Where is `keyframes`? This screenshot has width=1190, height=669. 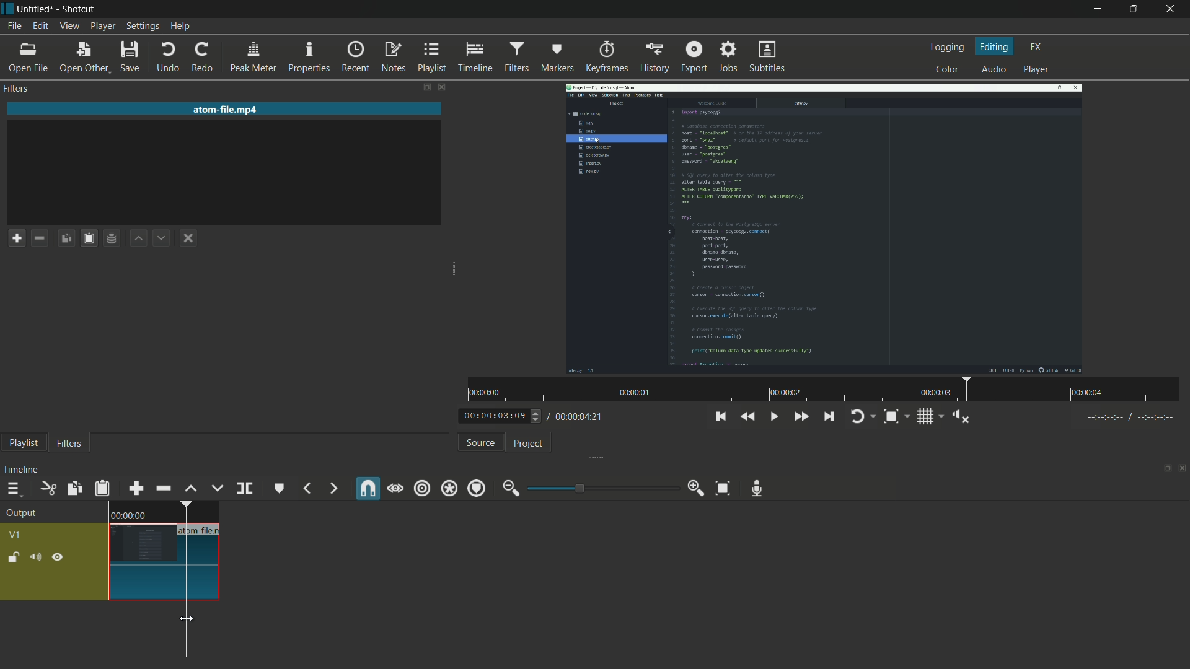 keyframes is located at coordinates (607, 58).